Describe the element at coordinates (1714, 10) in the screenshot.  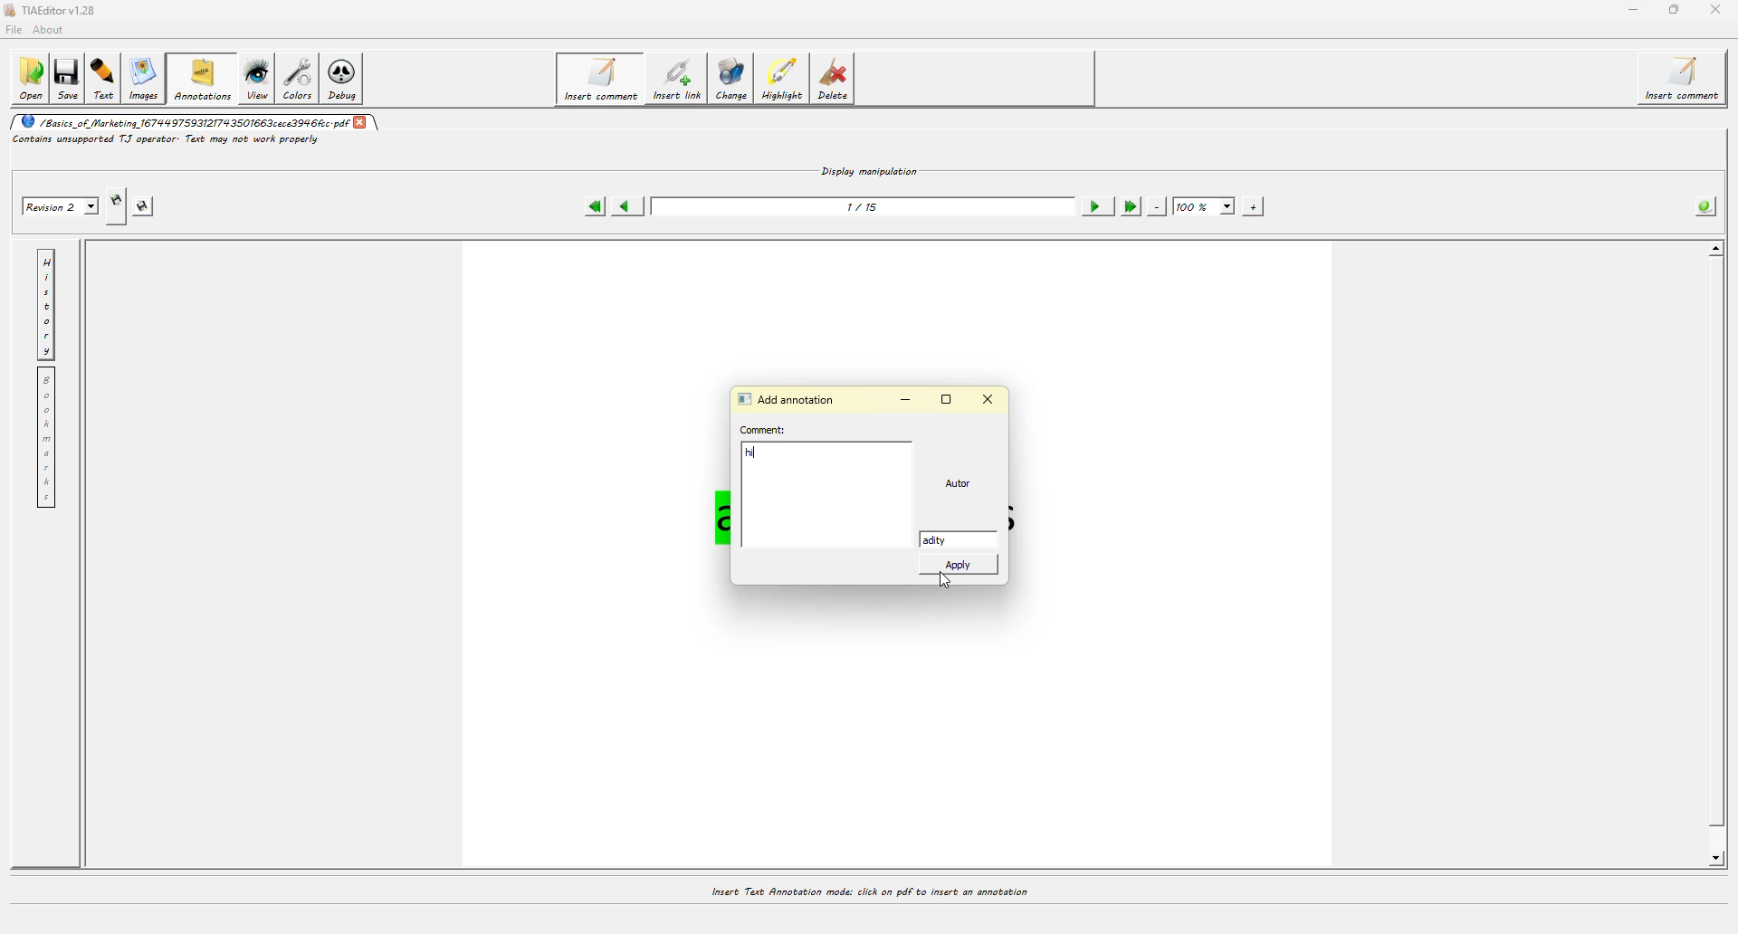
I see `close` at that location.